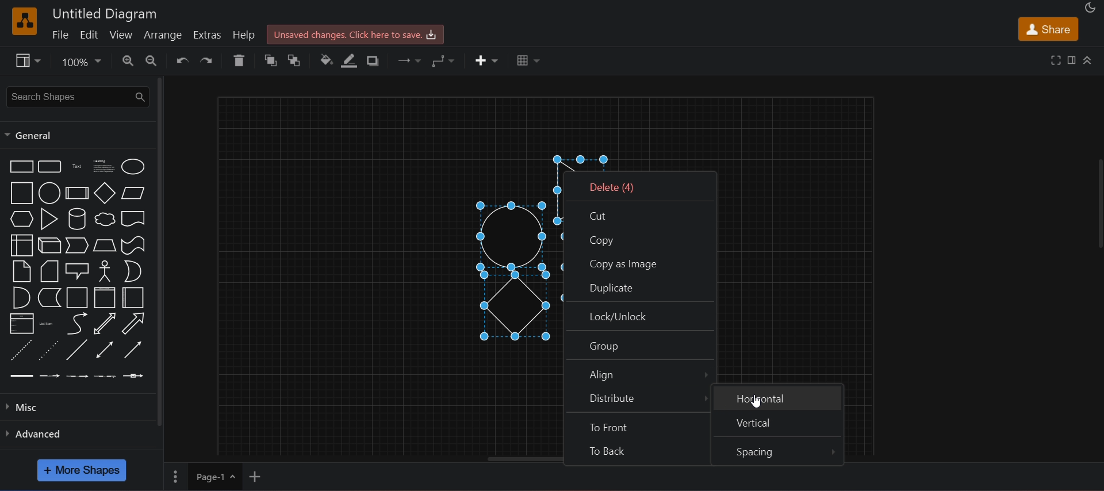 This screenshot has width=1104, height=491. Describe the element at coordinates (263, 475) in the screenshot. I see `add new page` at that location.